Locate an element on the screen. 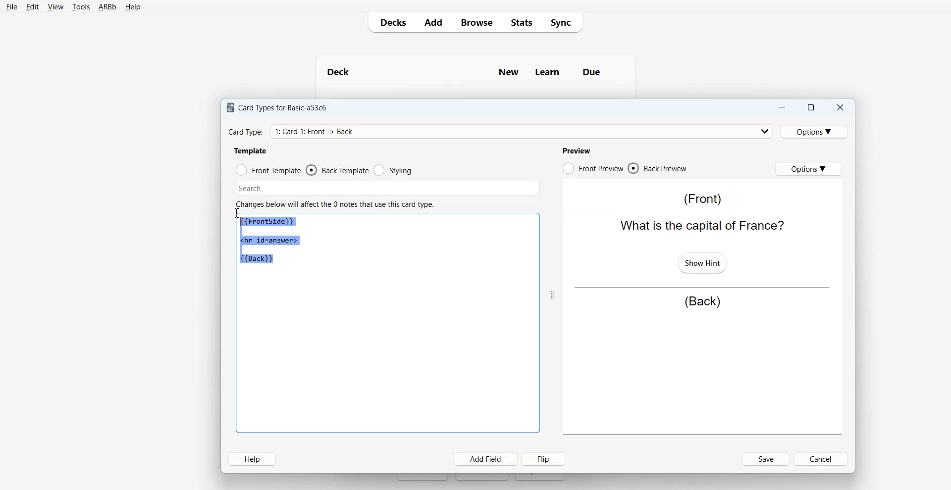 The width and height of the screenshot is (951, 490). Browse is located at coordinates (476, 22).